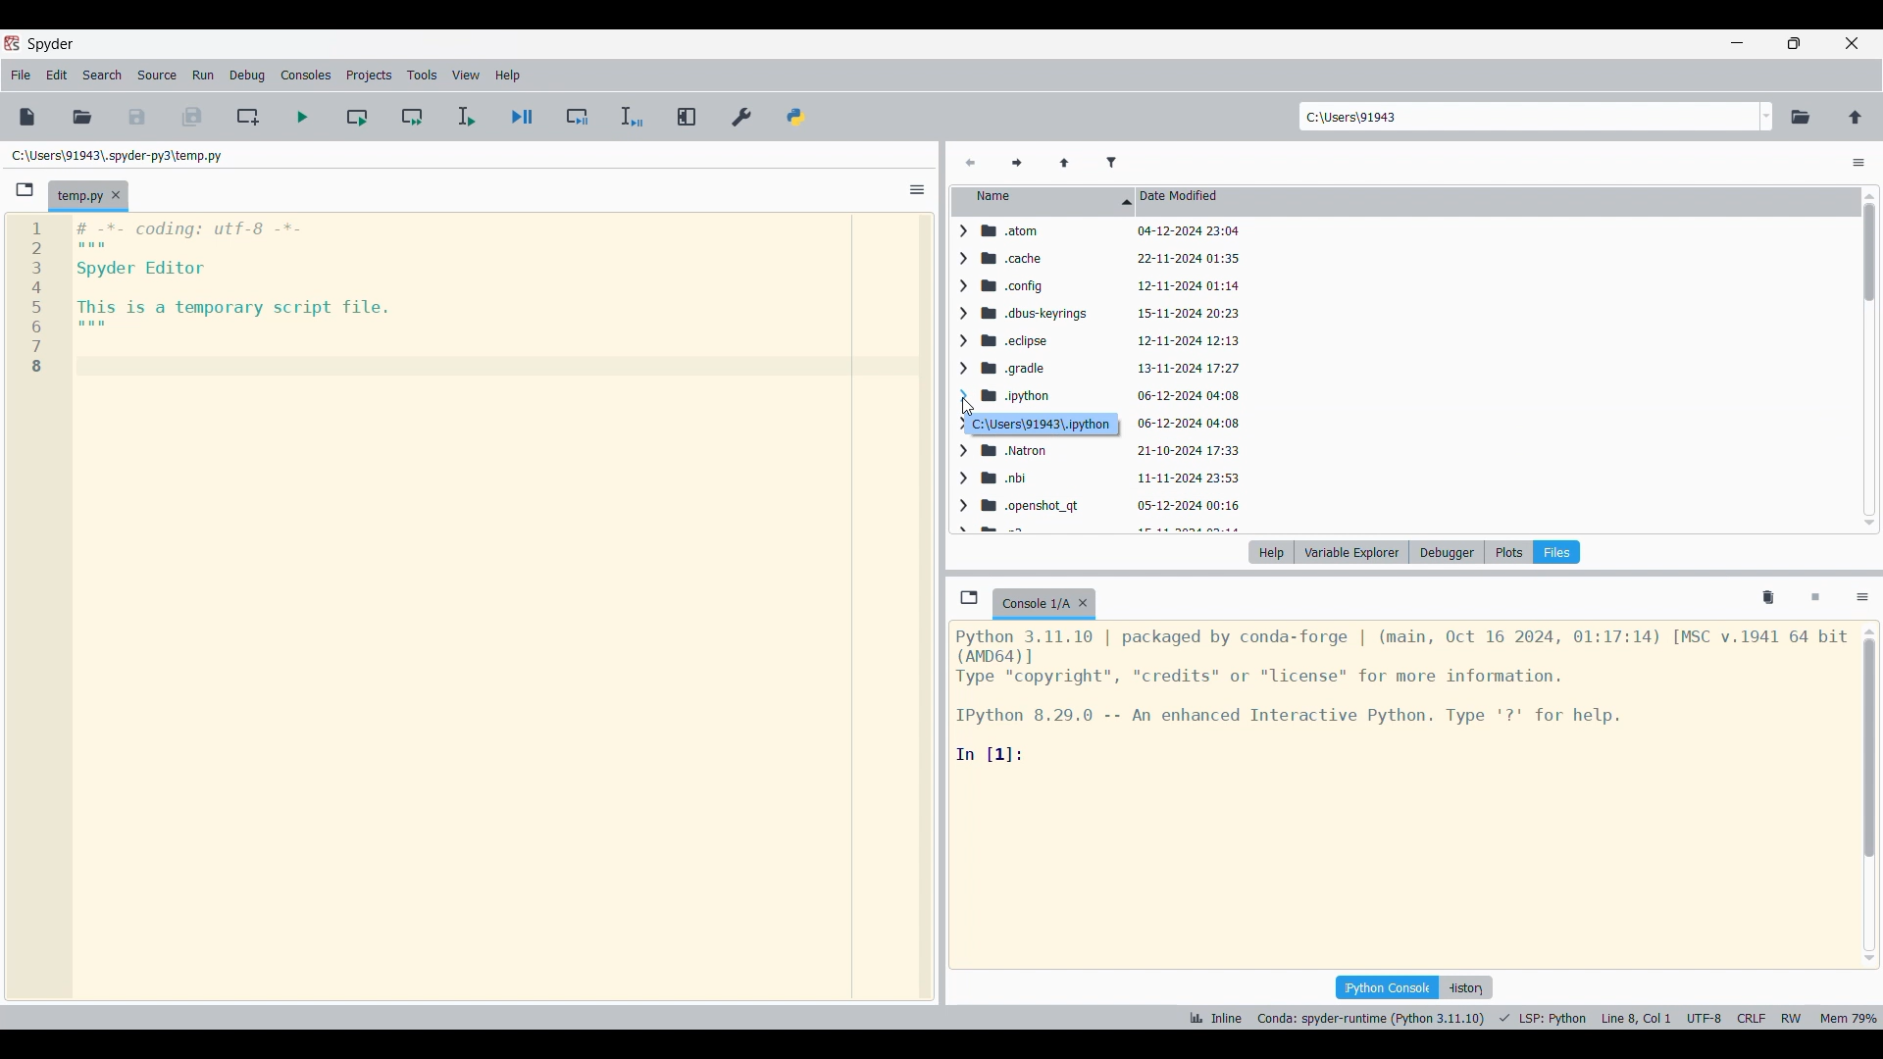 Image resolution: width=1883 pixels, height=1059 pixels. What do you see at coordinates (1065, 164) in the screenshot?
I see `Parent` at bounding box center [1065, 164].